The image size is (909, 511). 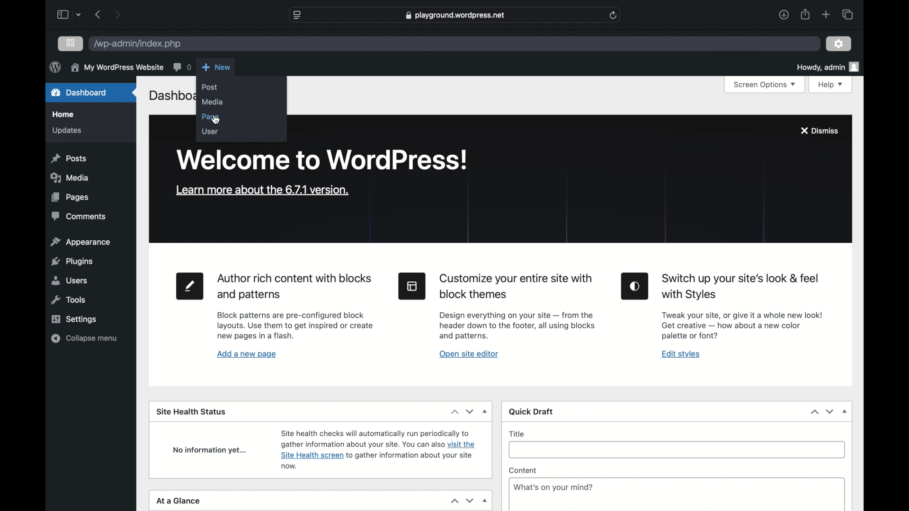 I want to click on screen options, so click(x=764, y=85).